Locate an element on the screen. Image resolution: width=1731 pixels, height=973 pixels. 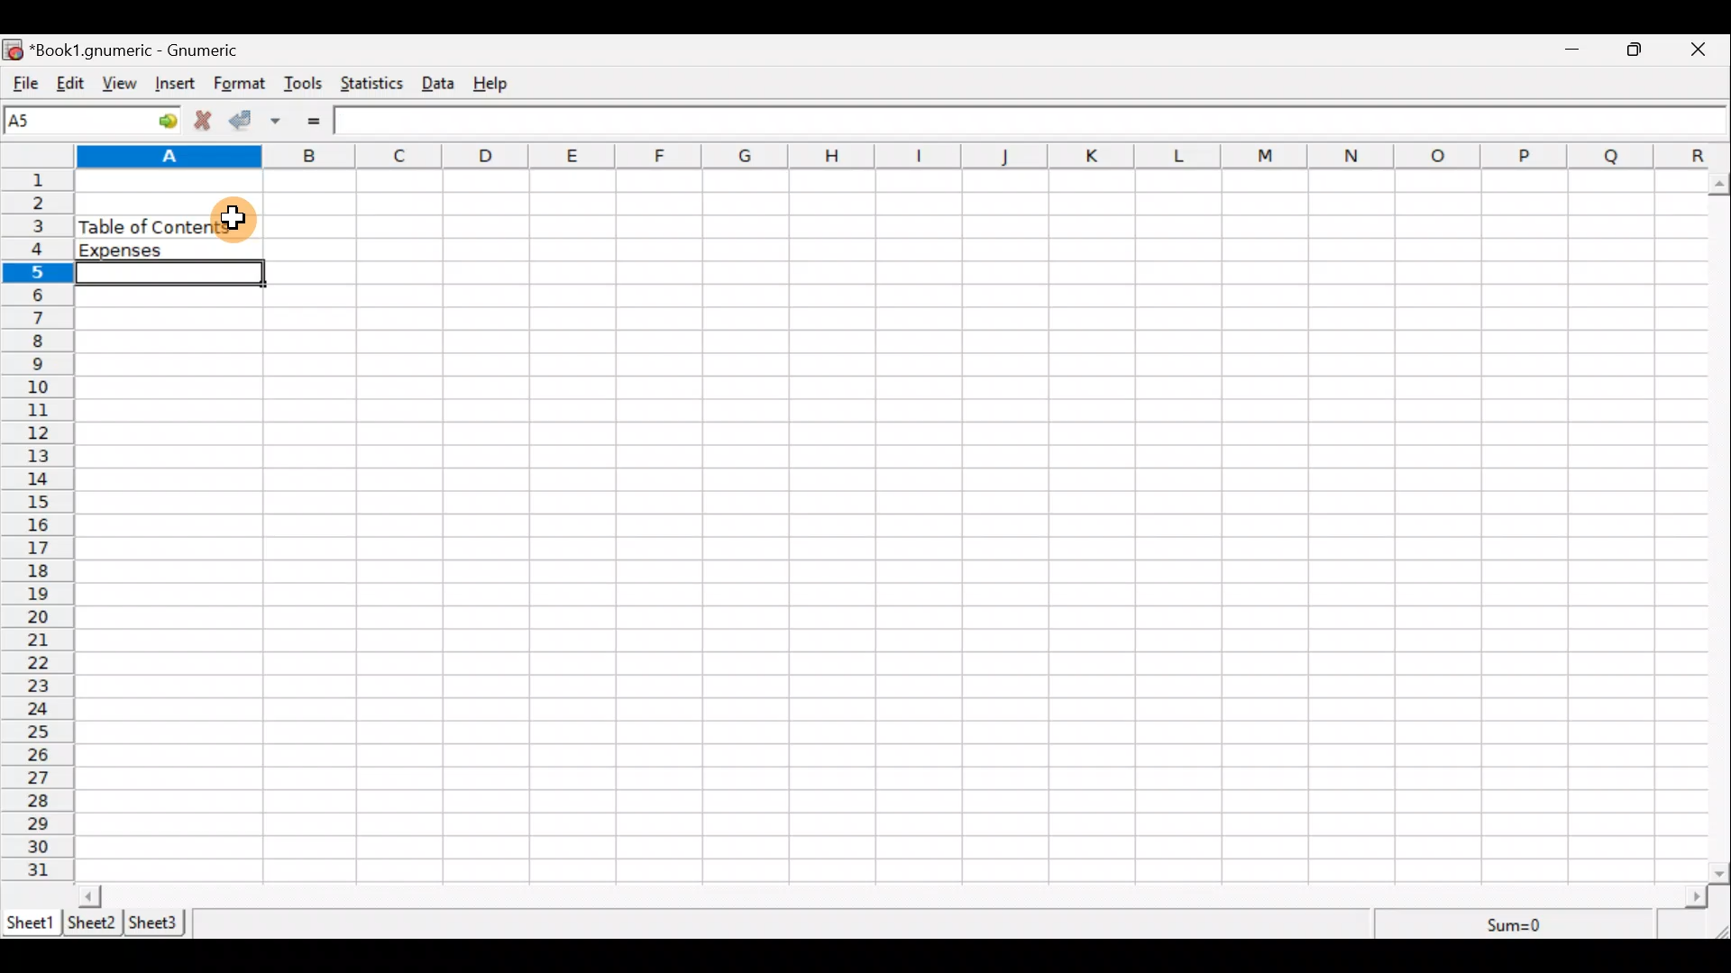
View is located at coordinates (123, 84).